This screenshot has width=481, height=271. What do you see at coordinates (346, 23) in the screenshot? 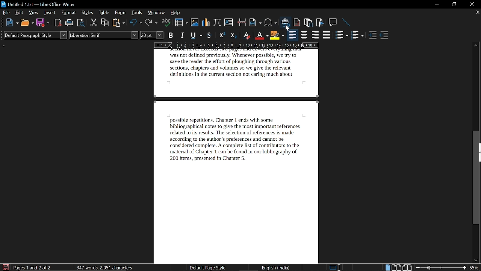
I see `line` at bounding box center [346, 23].